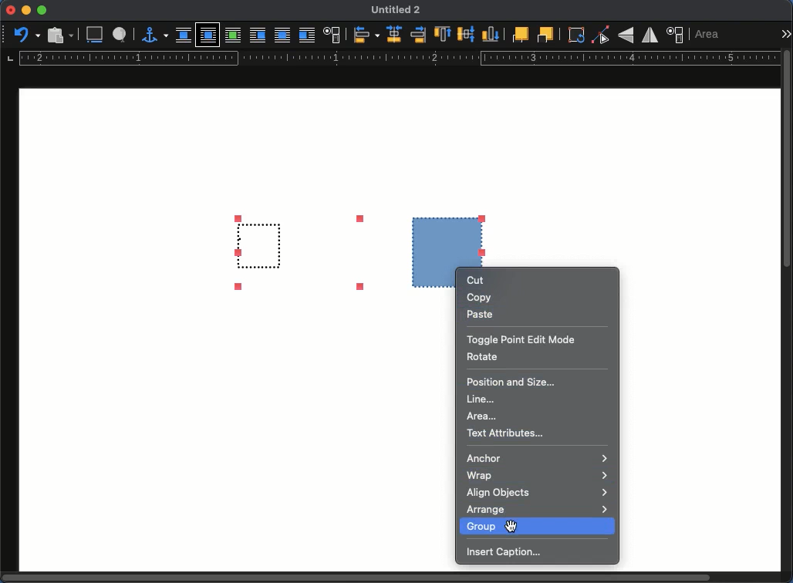 This screenshot has height=583, width=793. Describe the element at coordinates (258, 35) in the screenshot. I see `before` at that location.